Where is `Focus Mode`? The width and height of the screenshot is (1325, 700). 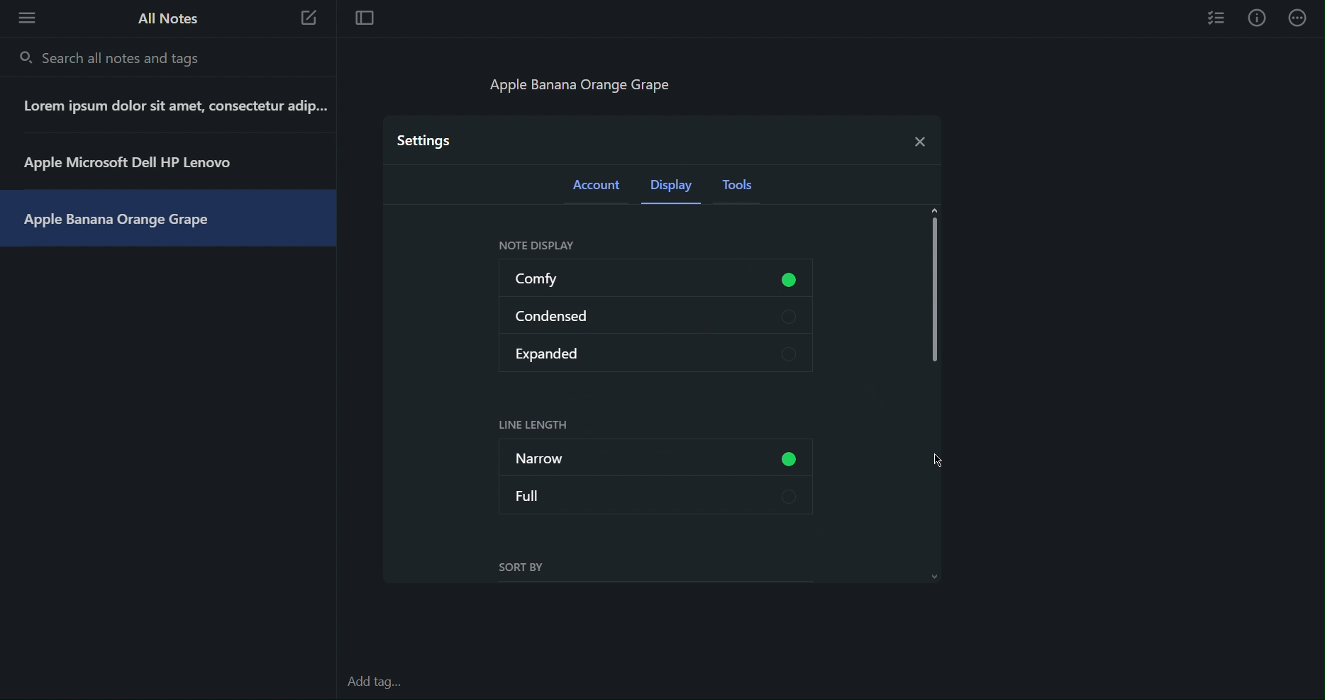 Focus Mode is located at coordinates (363, 19).